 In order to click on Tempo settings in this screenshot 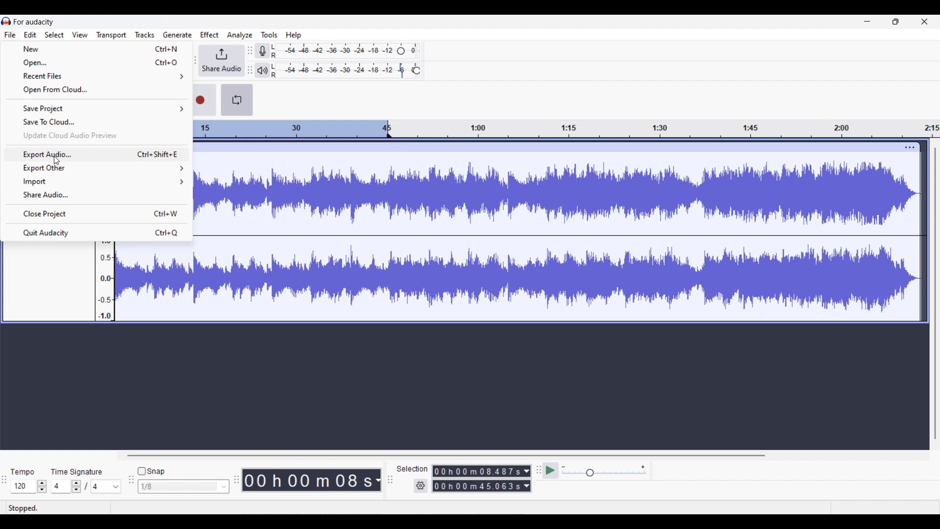, I will do `click(22, 472)`.